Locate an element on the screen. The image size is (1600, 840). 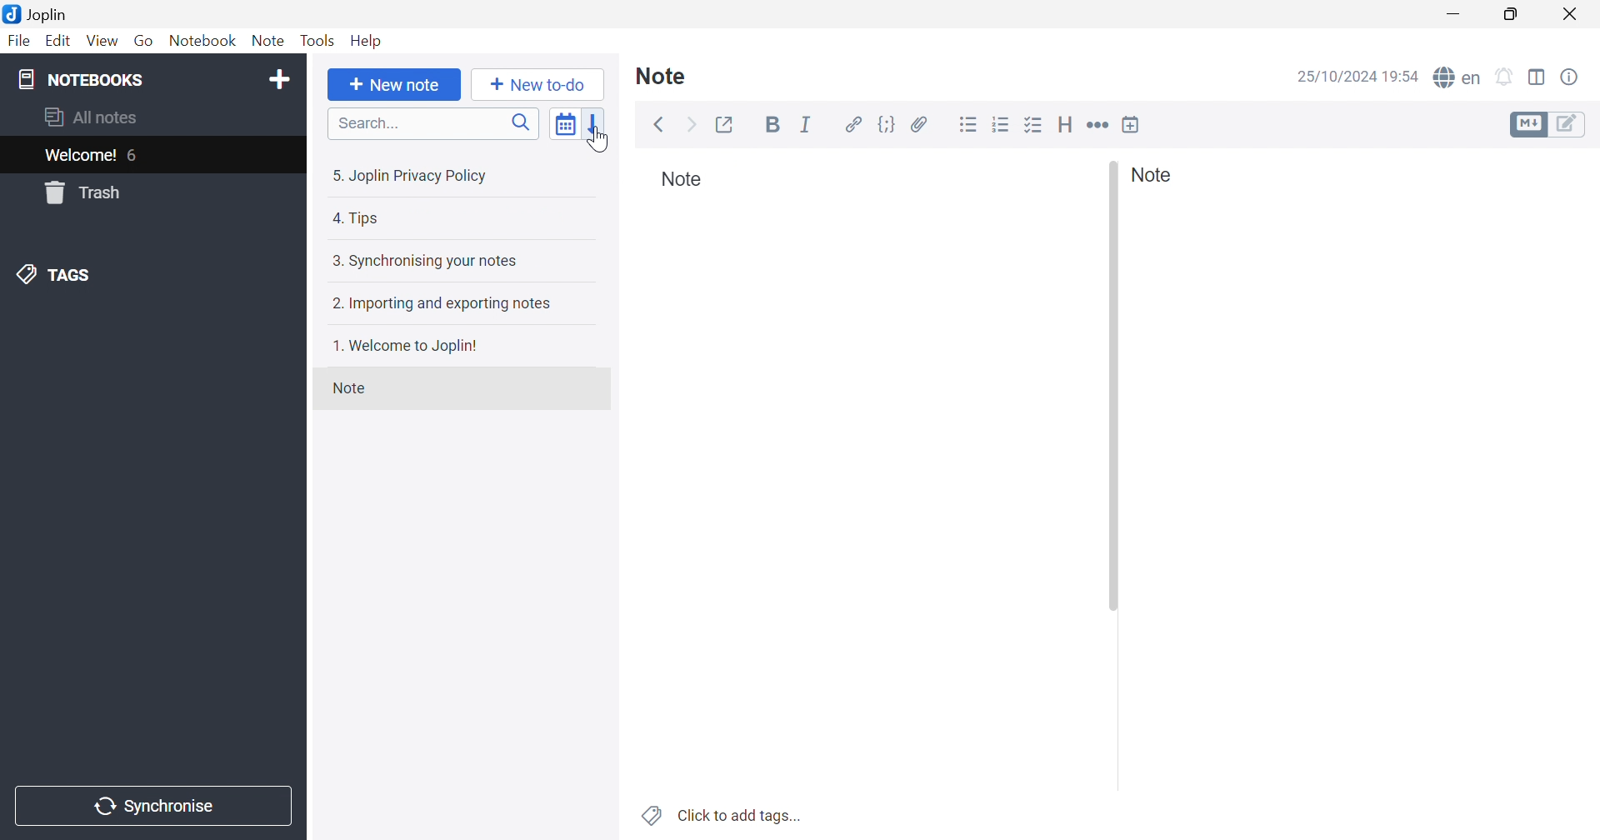
Joplin is located at coordinates (40, 12).